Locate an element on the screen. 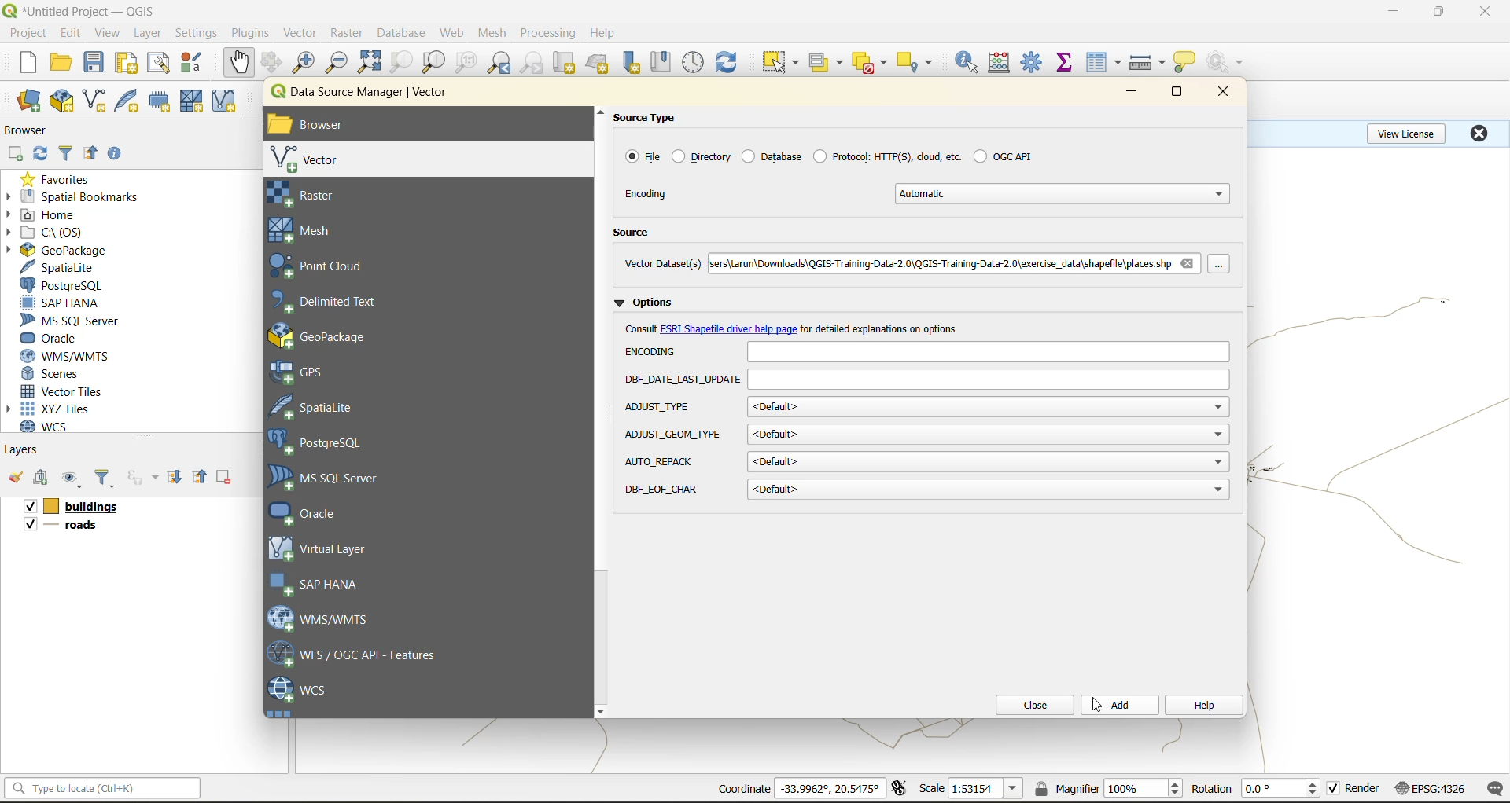 Image resolution: width=1510 pixels, height=803 pixels. magnifier is located at coordinates (1143, 788).